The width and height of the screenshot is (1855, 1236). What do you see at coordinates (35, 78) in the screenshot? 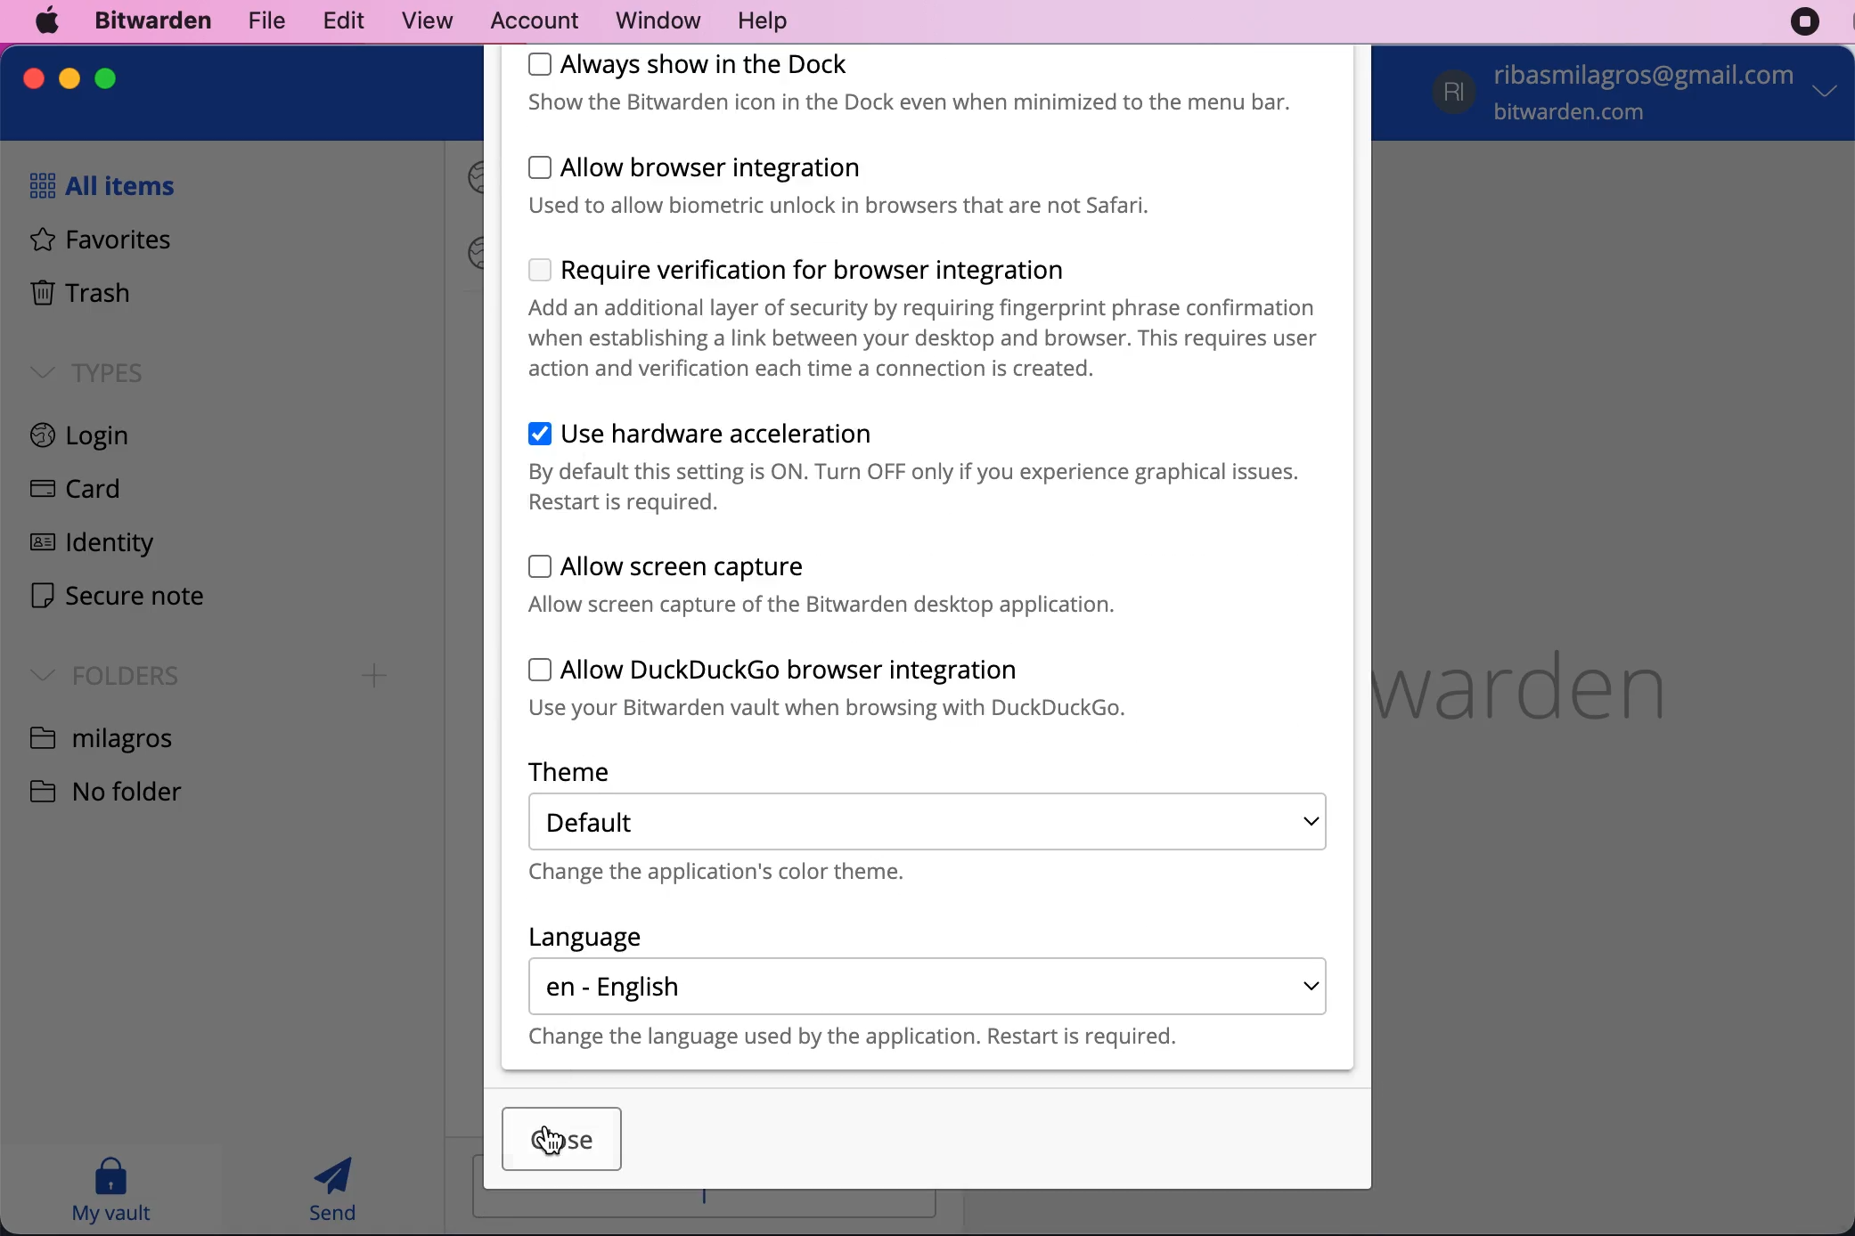
I see `close` at bounding box center [35, 78].